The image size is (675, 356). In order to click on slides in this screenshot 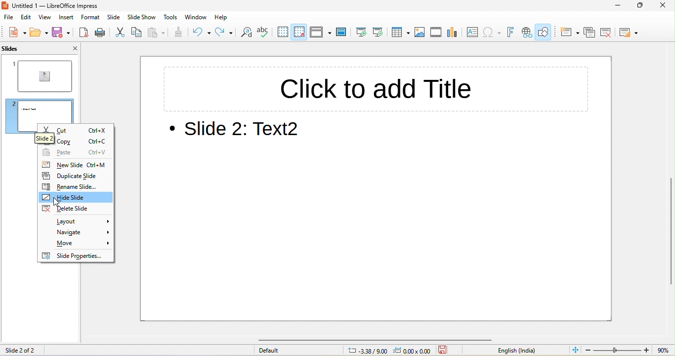, I will do `click(22, 49)`.